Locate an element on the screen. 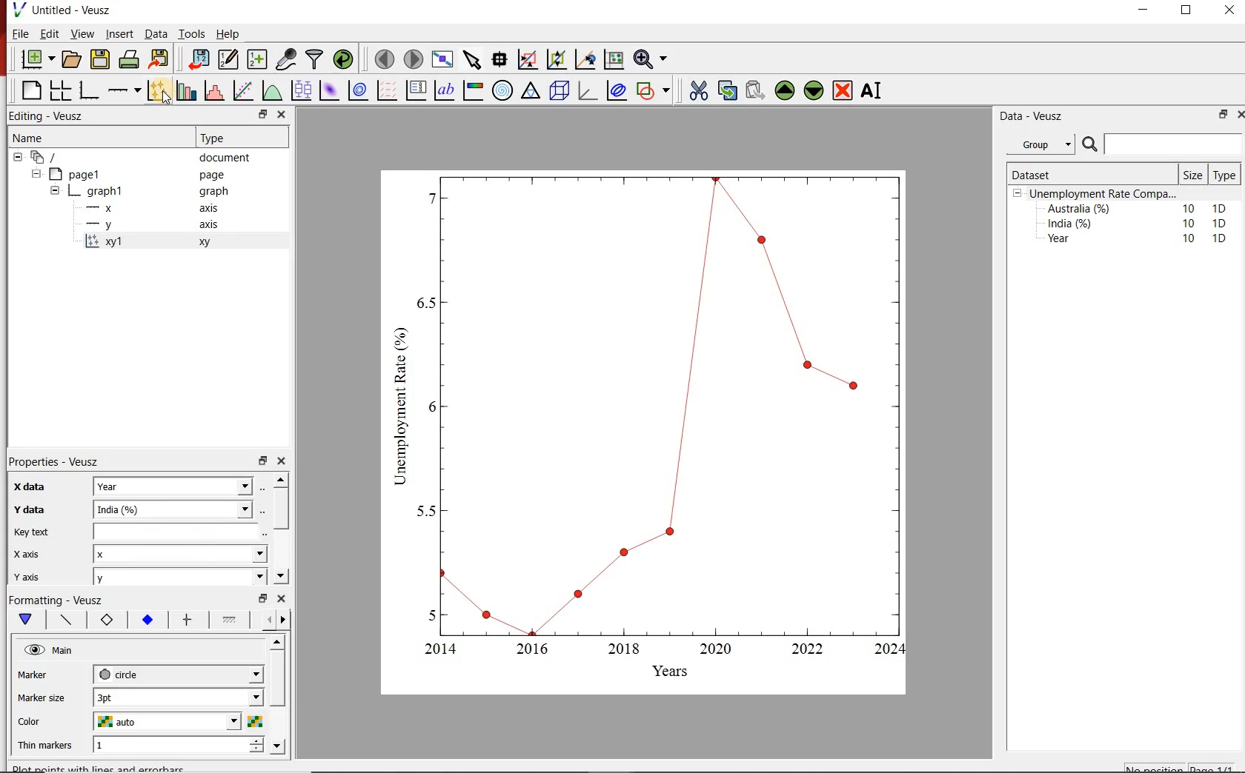 This screenshot has width=1245, height=773. print document is located at coordinates (129, 58).